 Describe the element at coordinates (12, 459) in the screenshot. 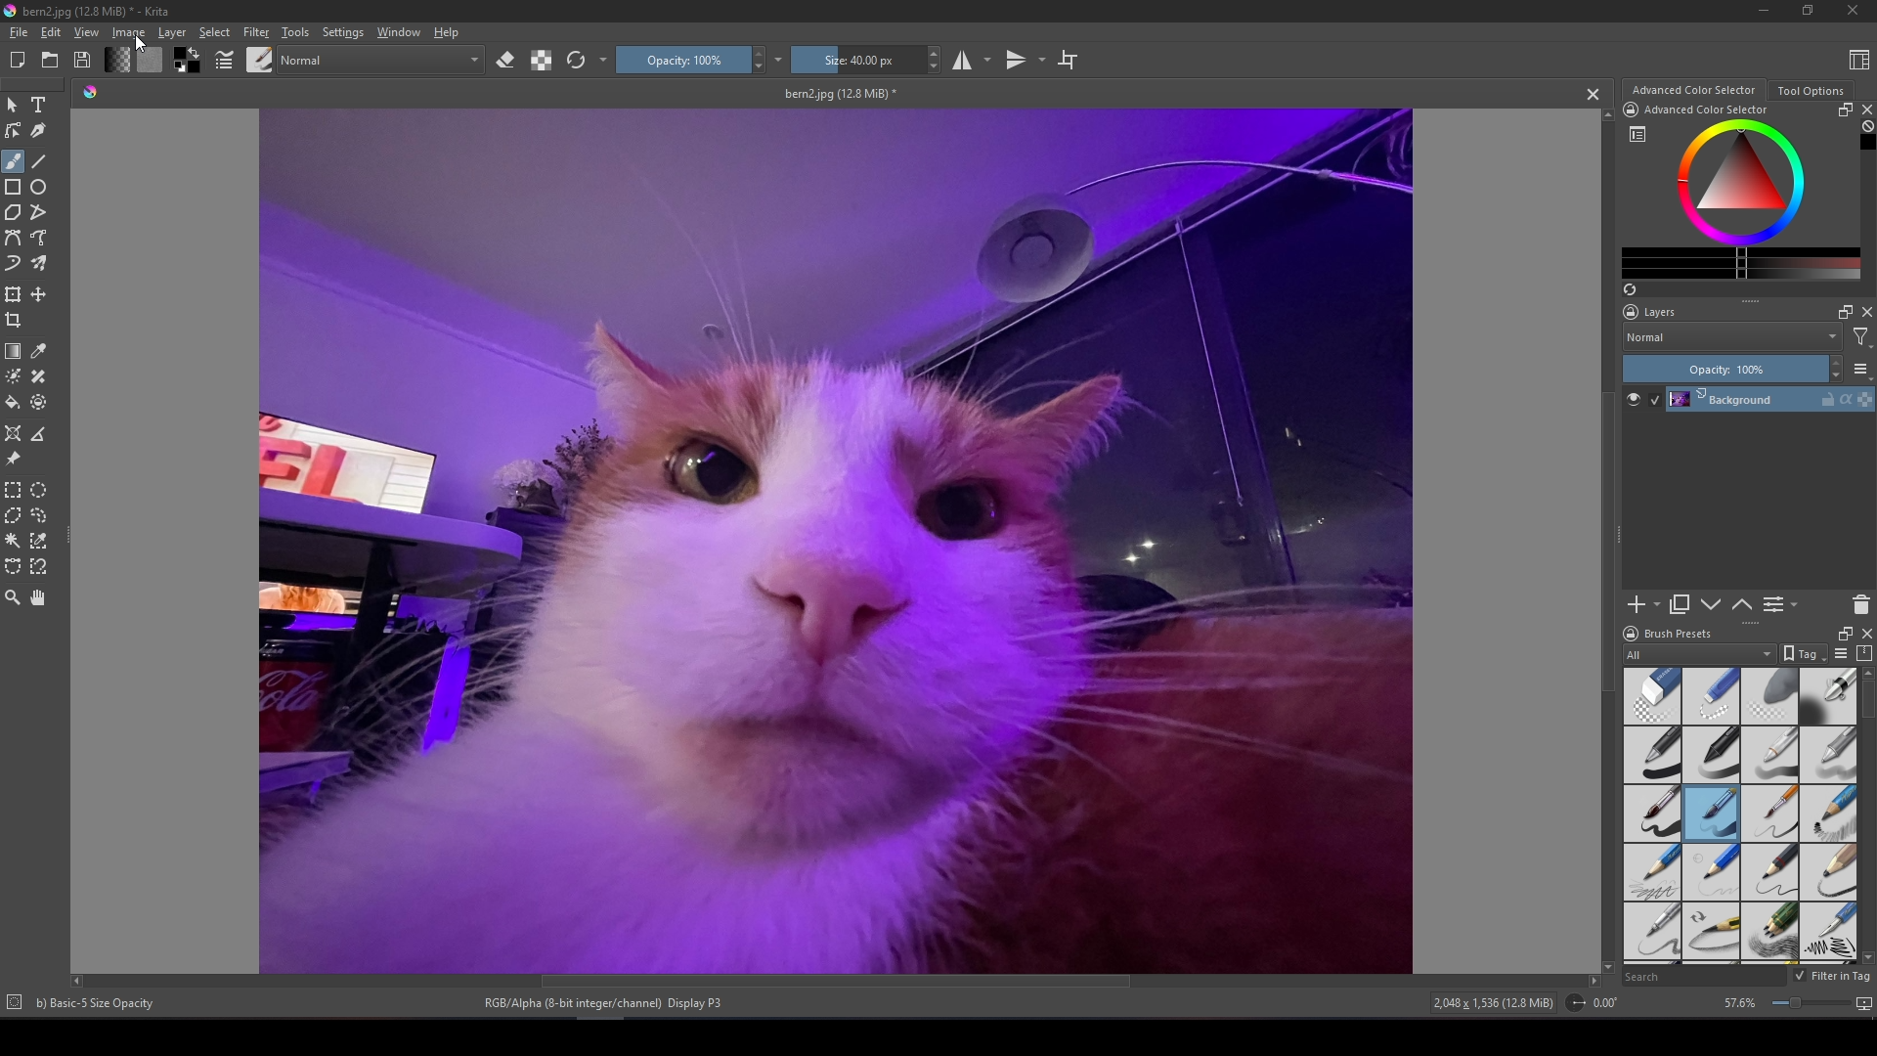

I see `Reference images tool` at that location.